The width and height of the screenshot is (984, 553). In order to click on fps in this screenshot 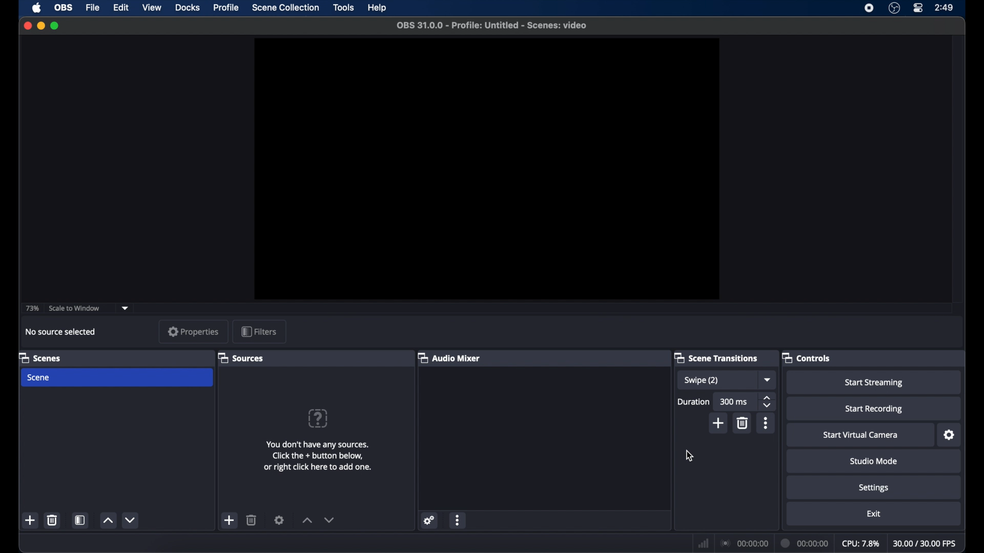, I will do `click(926, 544)`.